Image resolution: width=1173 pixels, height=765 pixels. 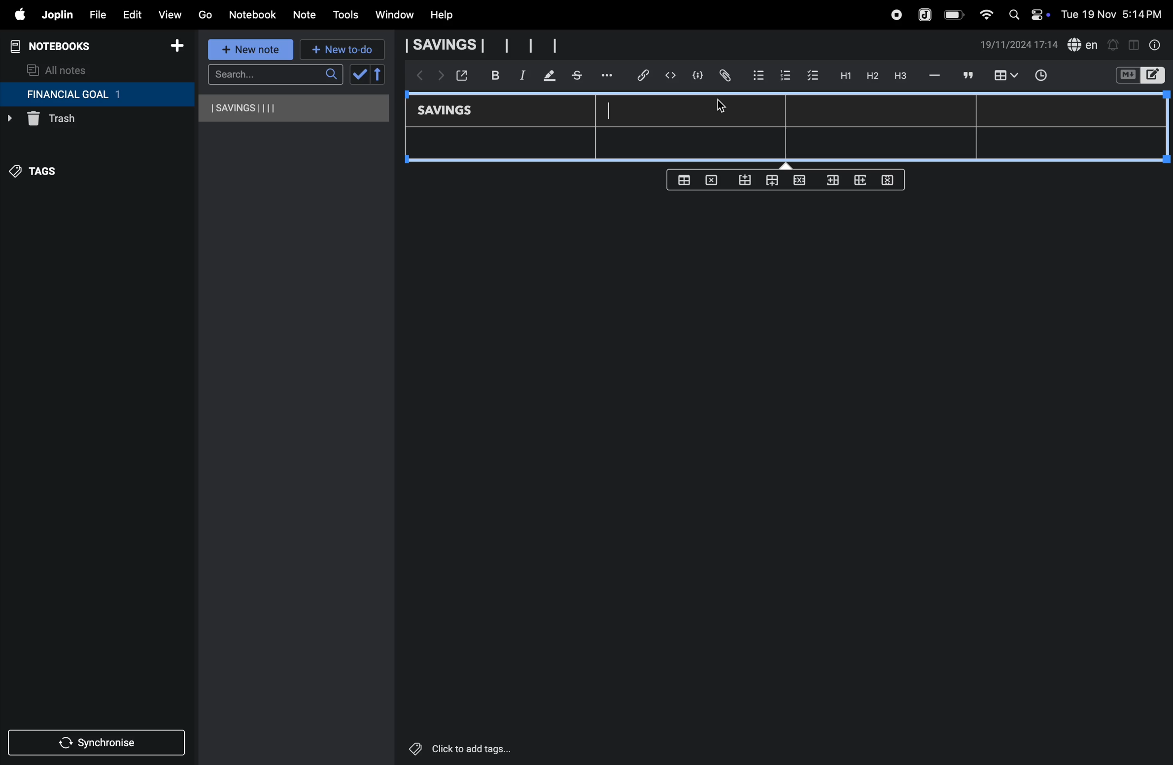 What do you see at coordinates (714, 179) in the screenshot?
I see `delete` at bounding box center [714, 179].